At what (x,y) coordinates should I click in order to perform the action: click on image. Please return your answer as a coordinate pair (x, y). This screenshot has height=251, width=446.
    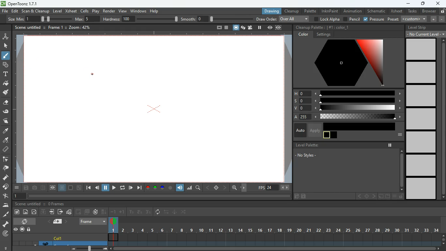
    Looking at the image, I should click on (90, 248).